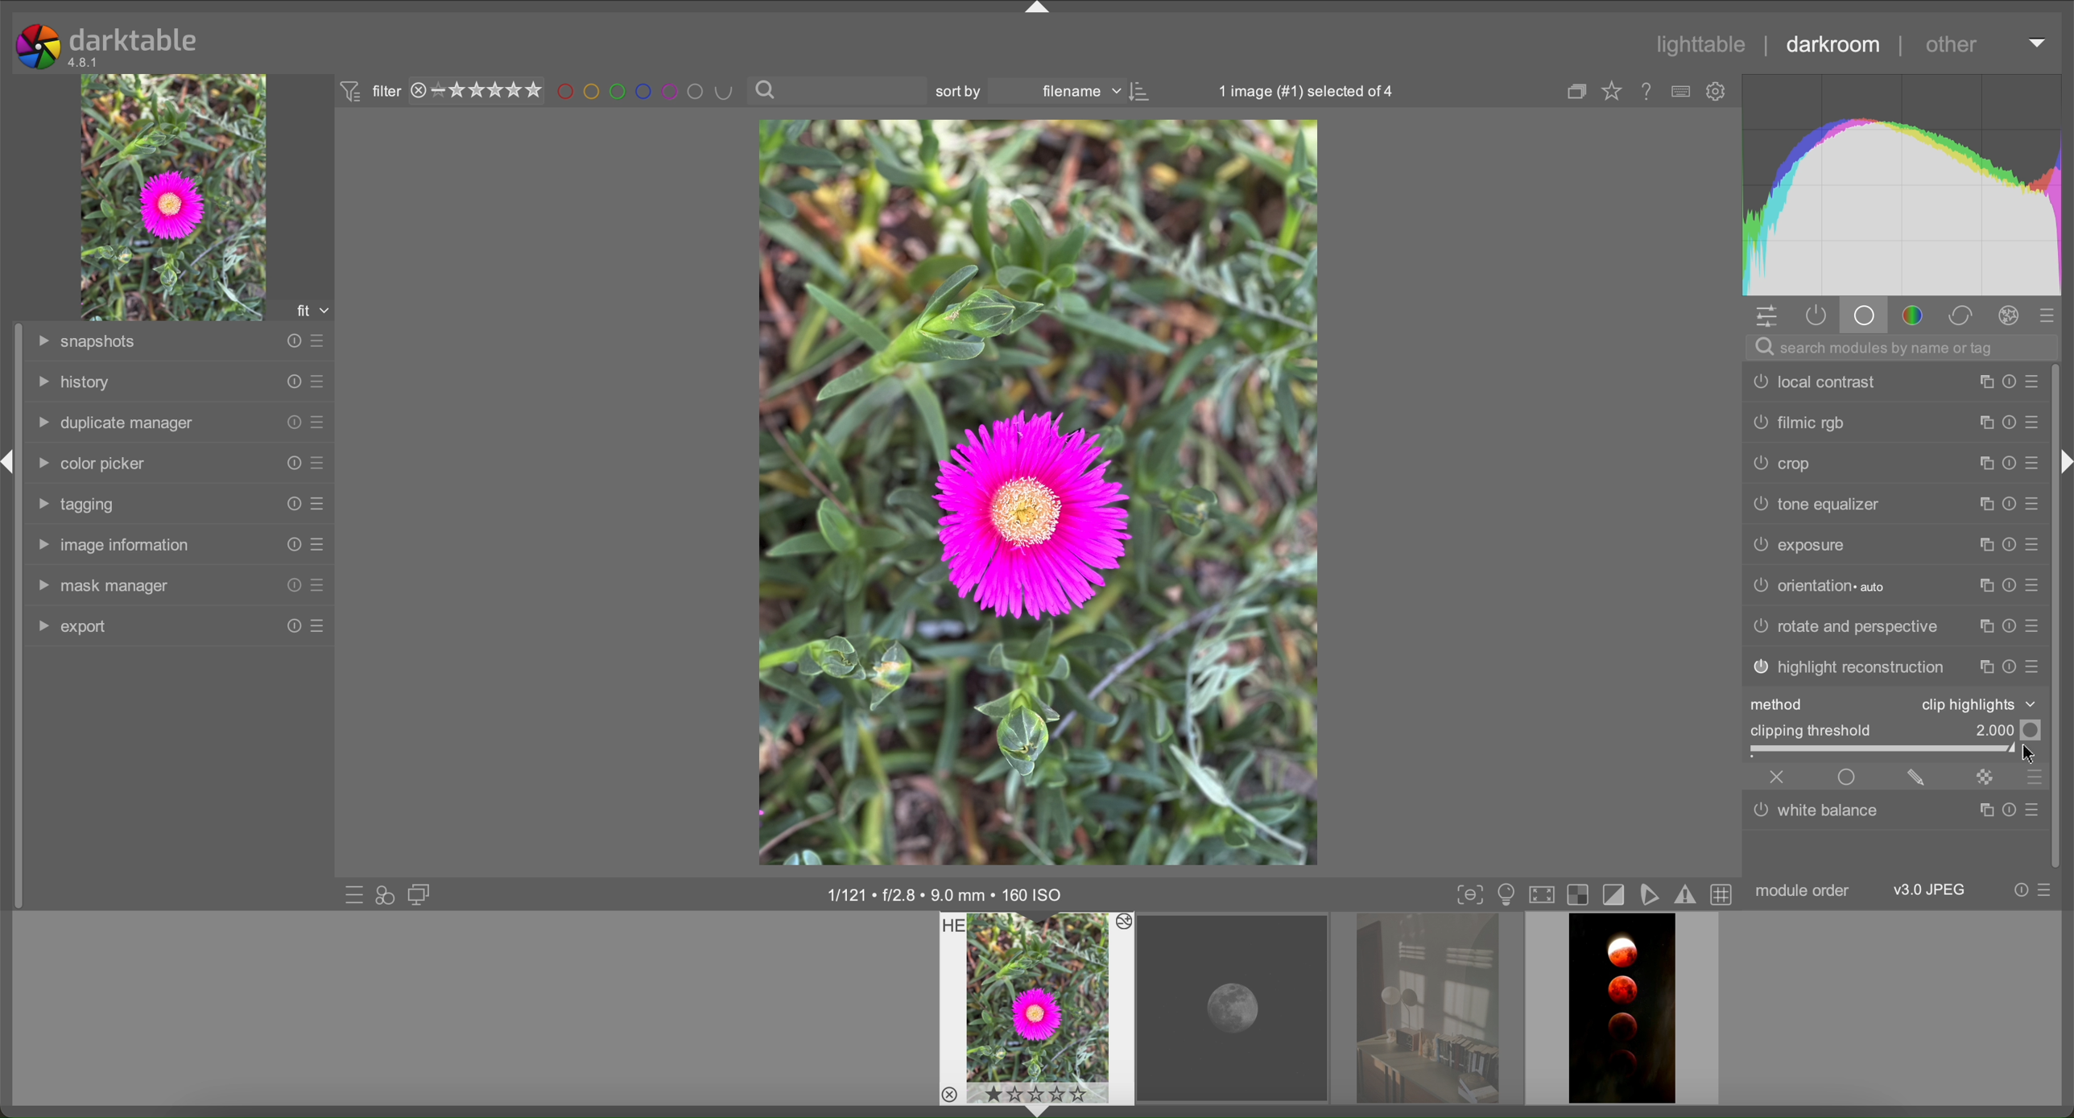  I want to click on effects, so click(2008, 314).